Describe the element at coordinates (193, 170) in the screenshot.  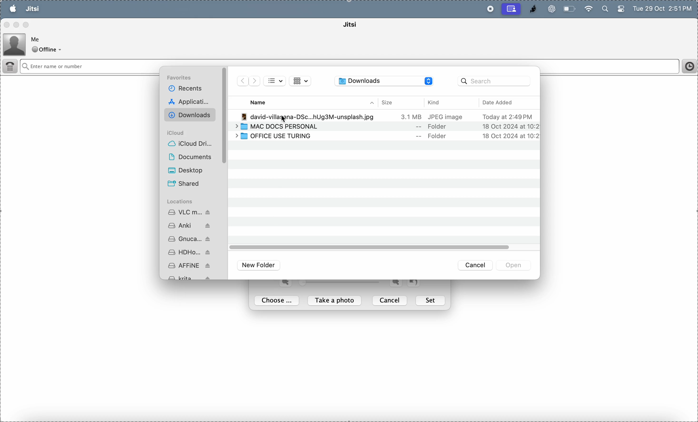
I see `desktop` at that location.